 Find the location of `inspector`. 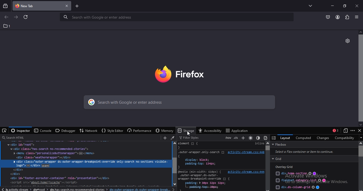

inspector is located at coordinates (20, 131).